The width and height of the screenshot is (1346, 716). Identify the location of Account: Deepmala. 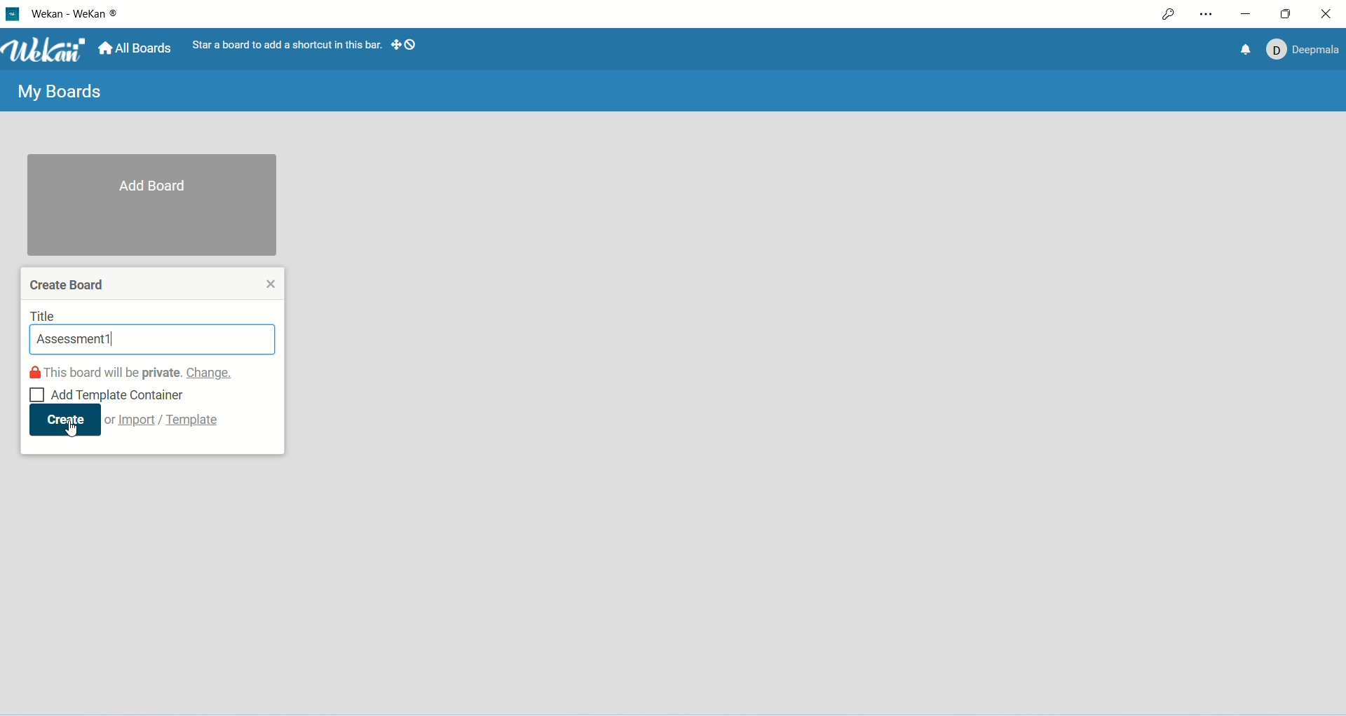
(1300, 50).